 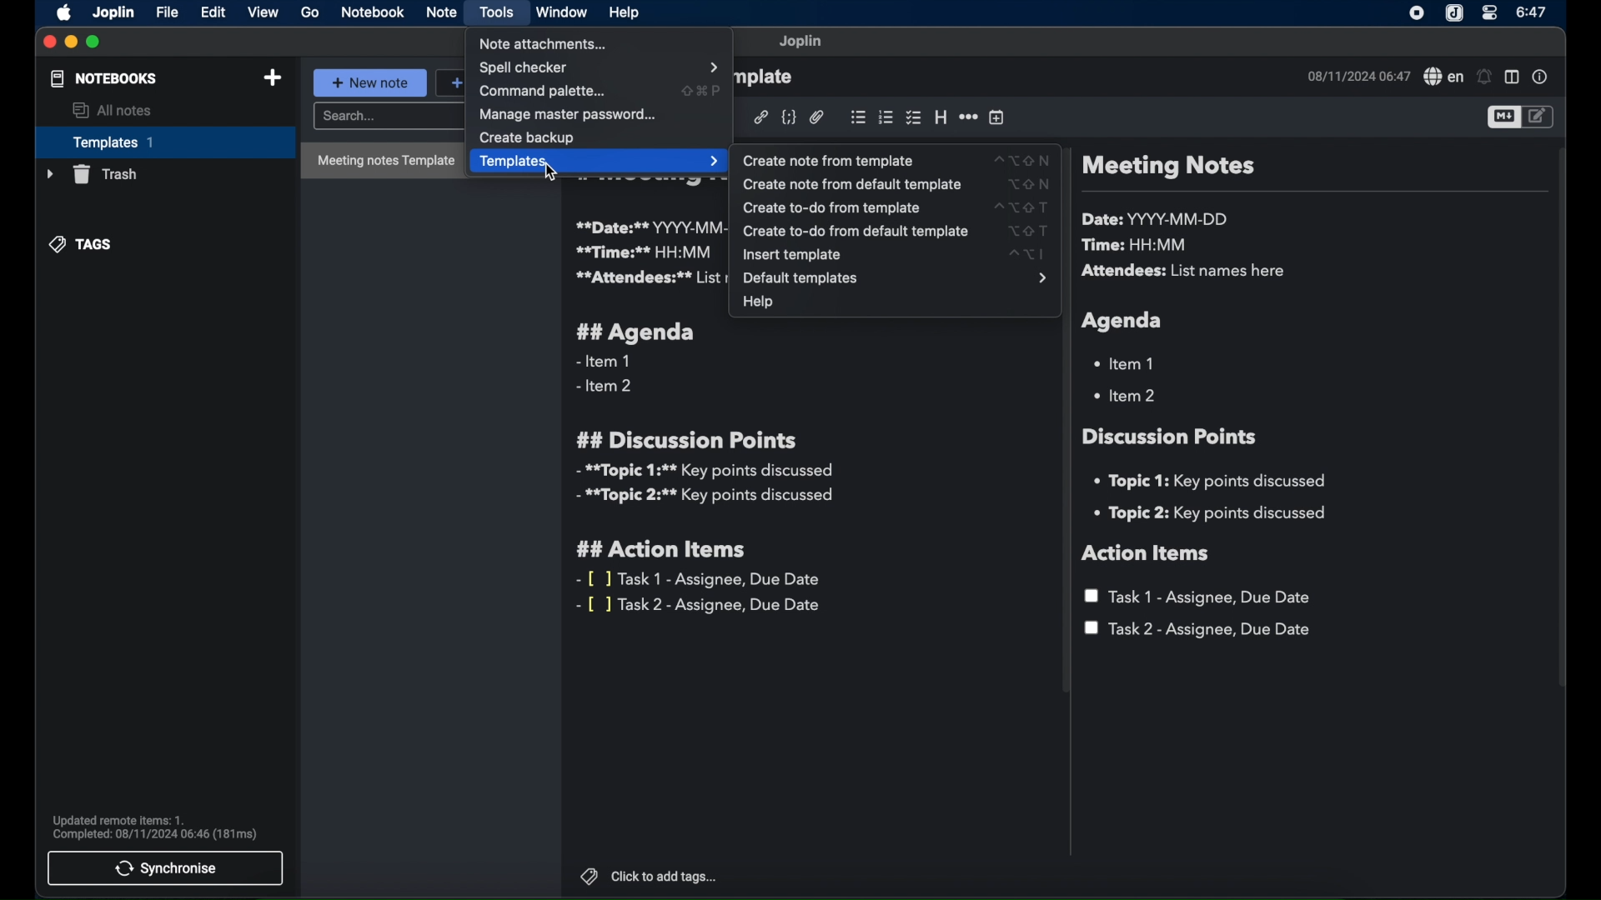 I want to click on click to add tags, so click(x=650, y=877).